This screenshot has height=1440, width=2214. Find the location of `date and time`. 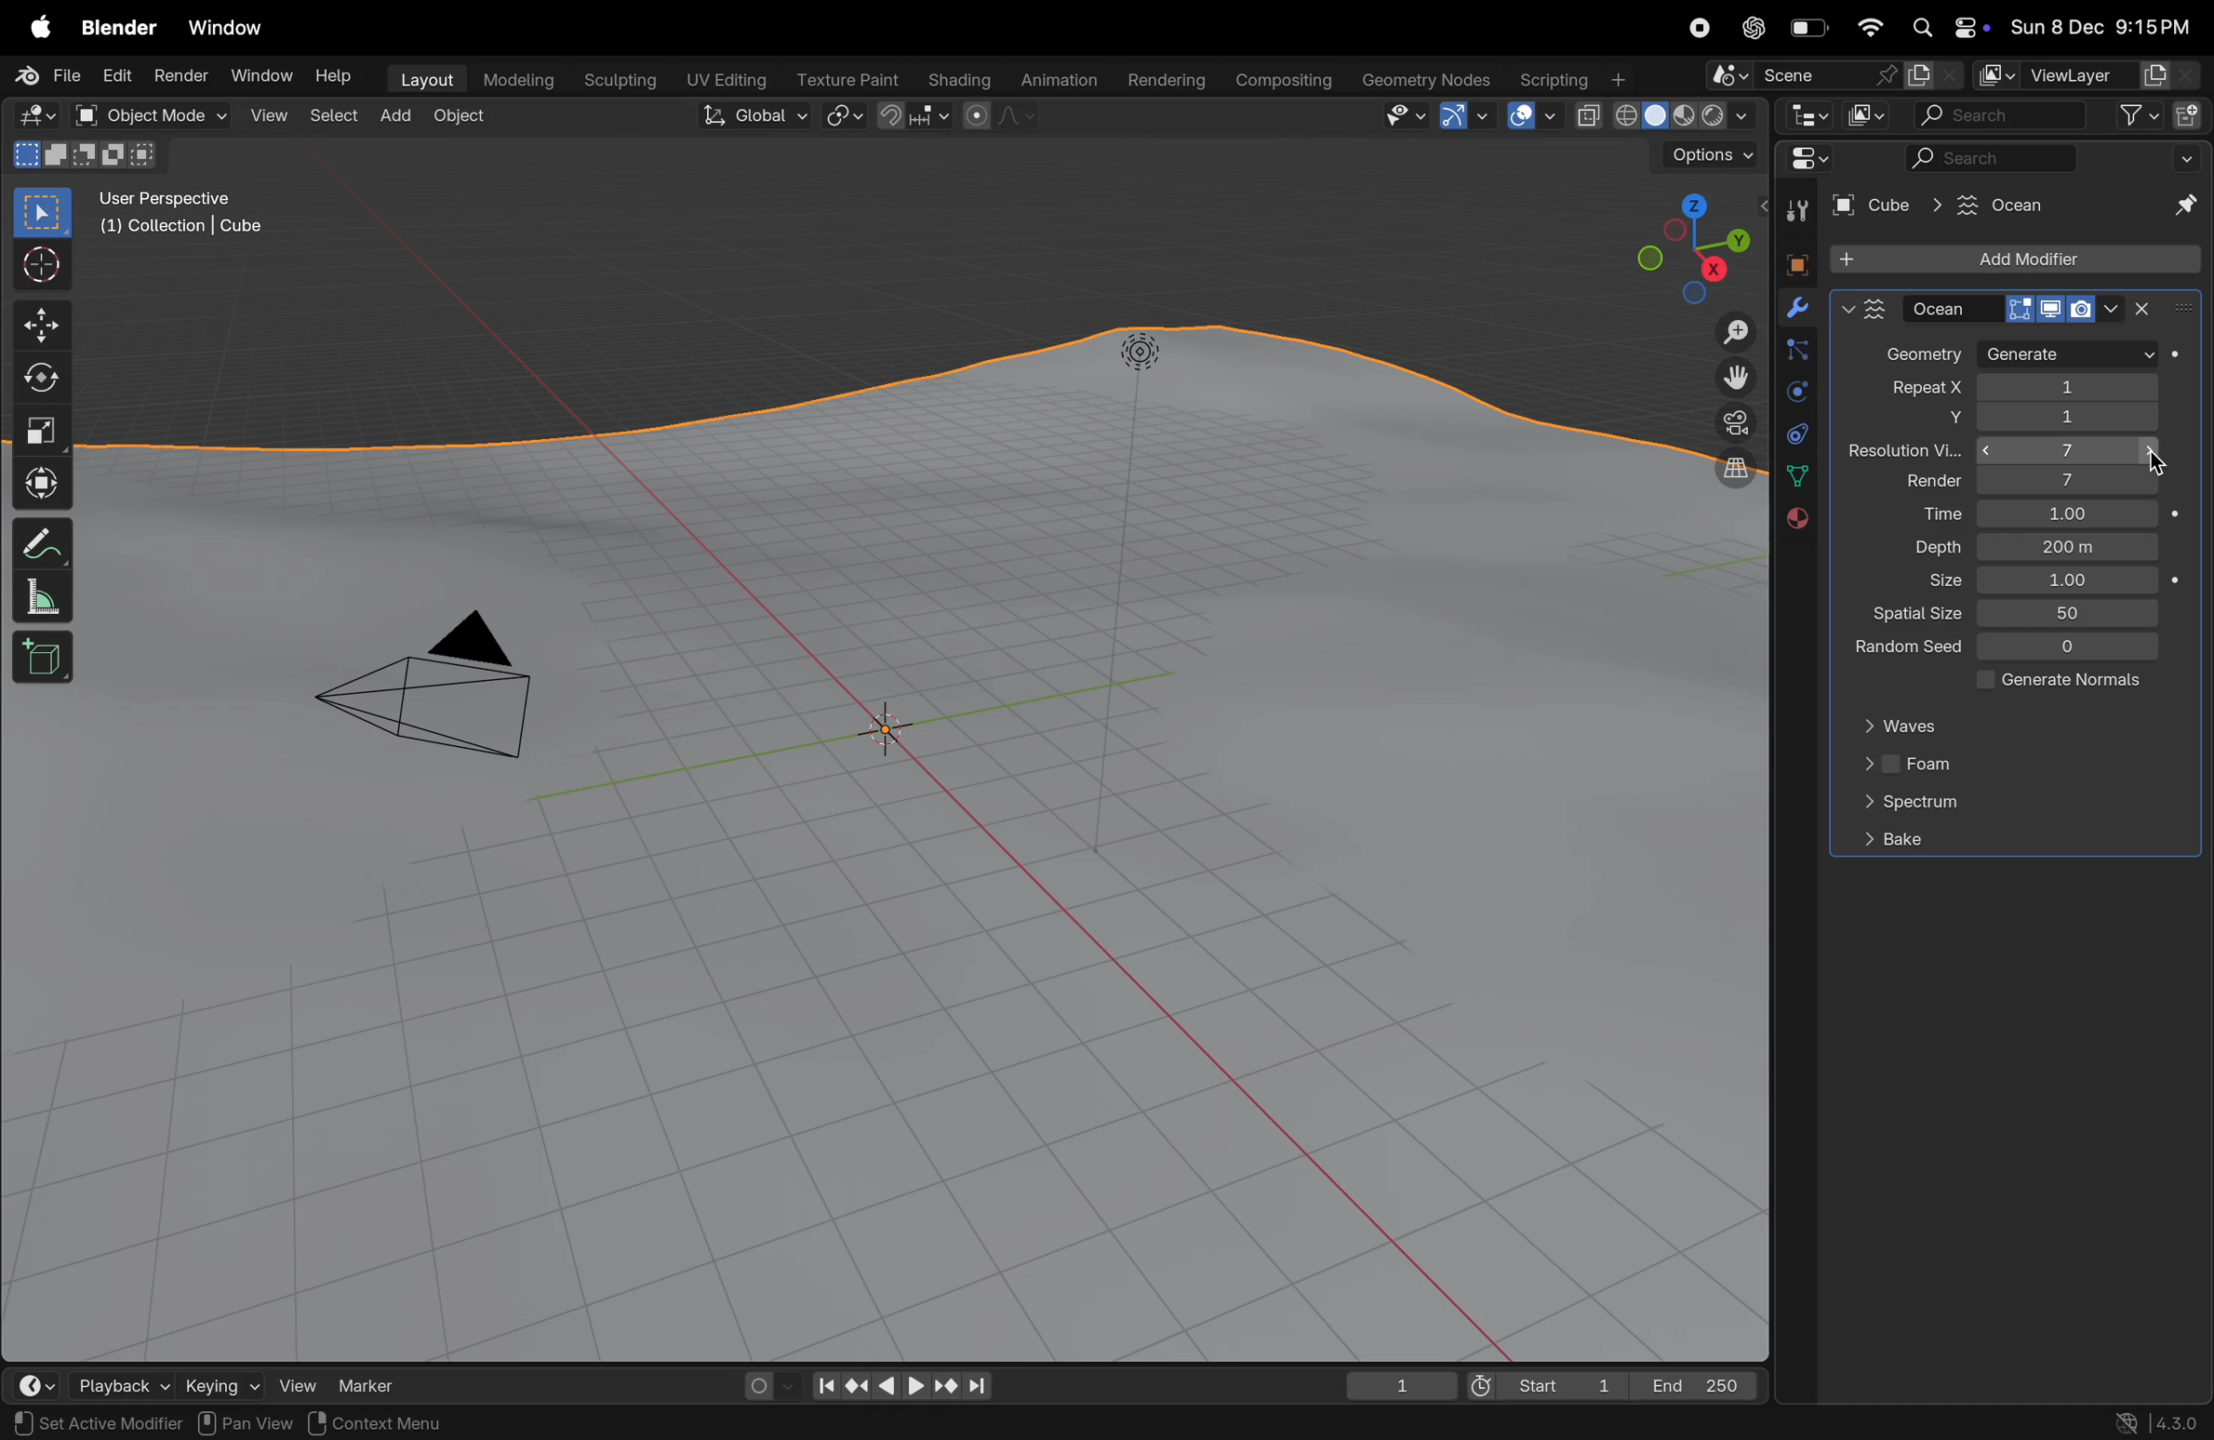

date and time is located at coordinates (2101, 30).